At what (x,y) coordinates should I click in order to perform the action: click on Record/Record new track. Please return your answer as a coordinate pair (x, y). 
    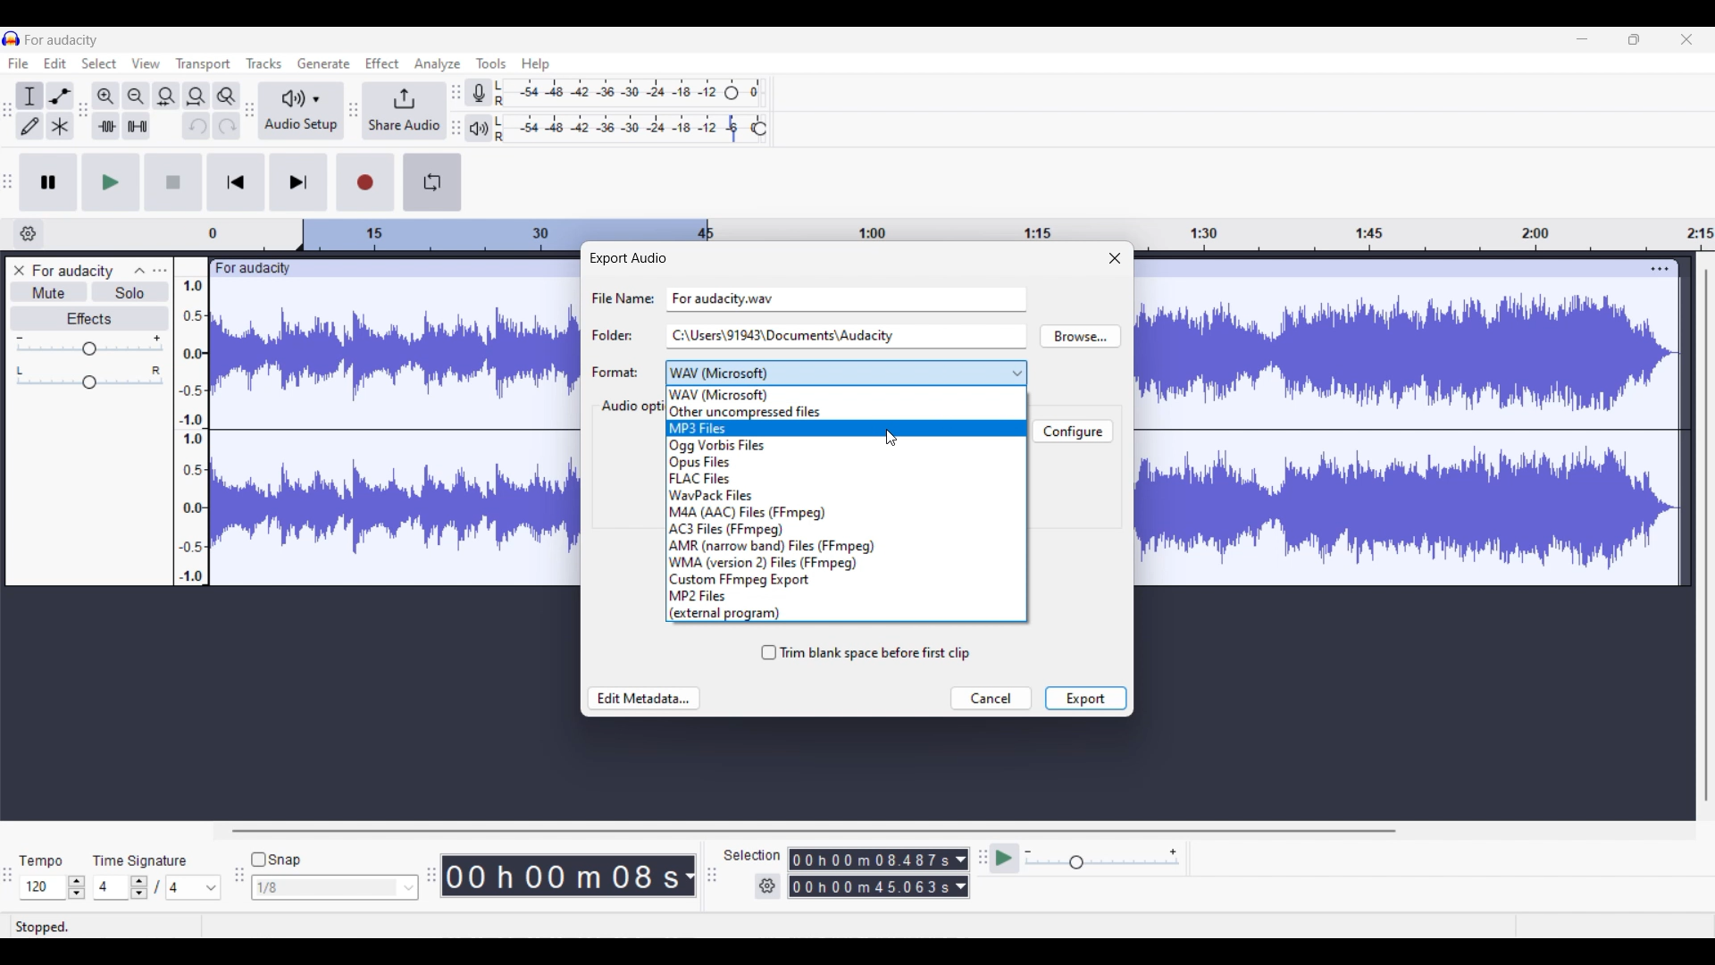
    Looking at the image, I should click on (366, 182).